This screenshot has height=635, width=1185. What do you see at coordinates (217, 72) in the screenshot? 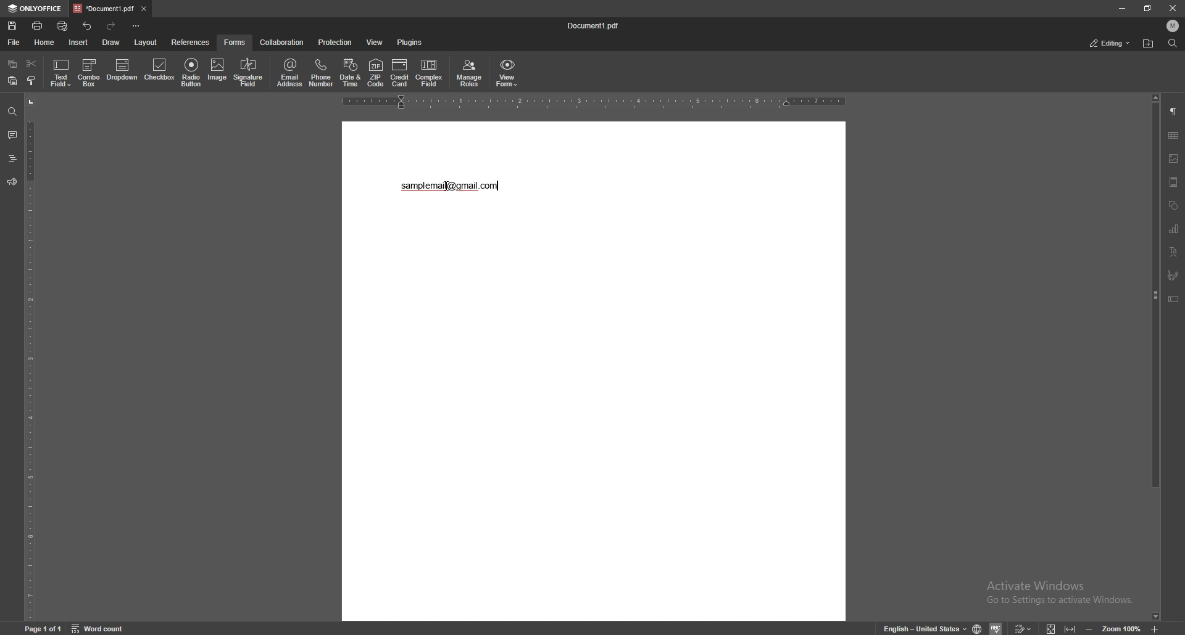
I see `image` at bounding box center [217, 72].